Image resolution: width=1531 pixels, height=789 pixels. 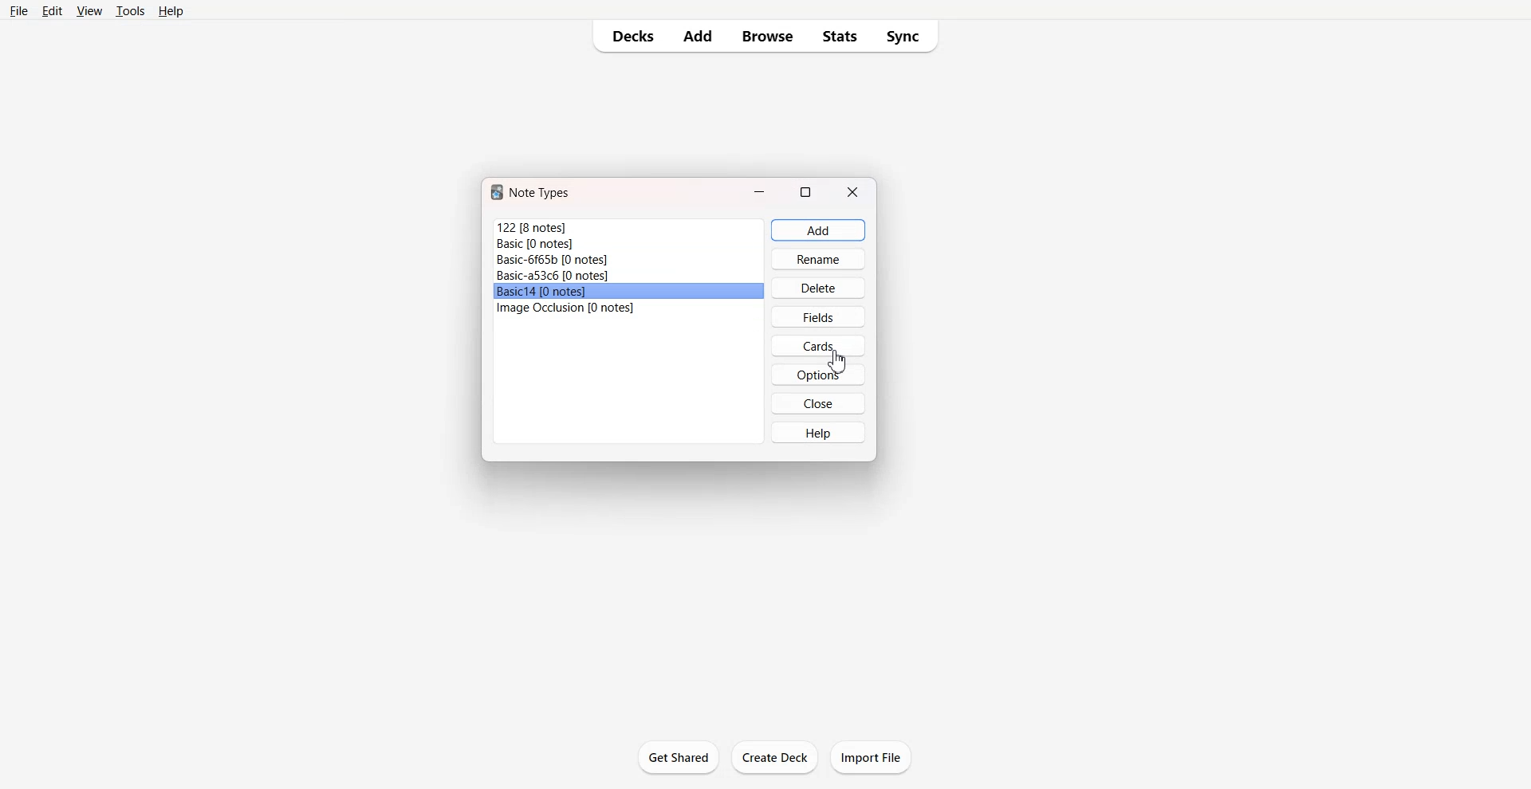 What do you see at coordinates (629, 276) in the screenshot?
I see `File` at bounding box center [629, 276].